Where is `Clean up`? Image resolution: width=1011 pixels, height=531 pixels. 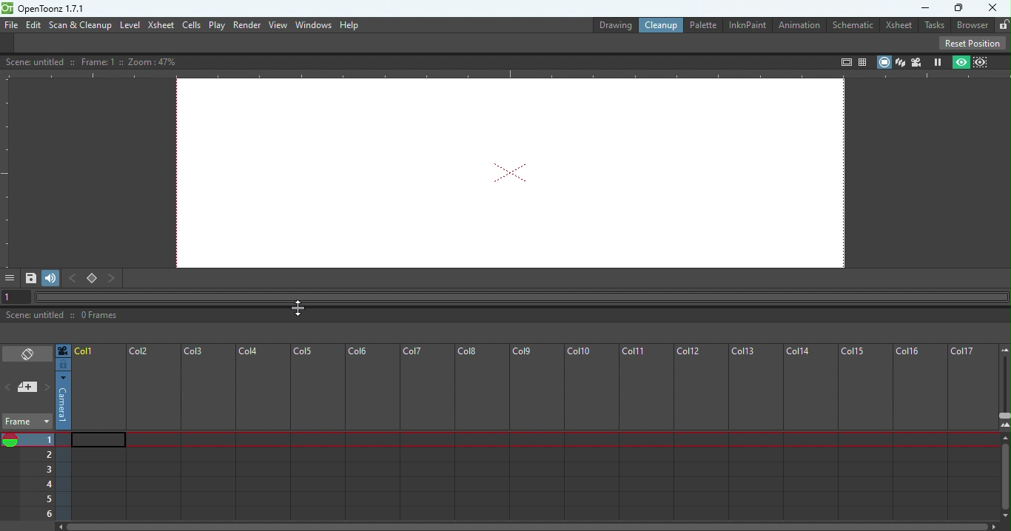
Clean up is located at coordinates (659, 25).